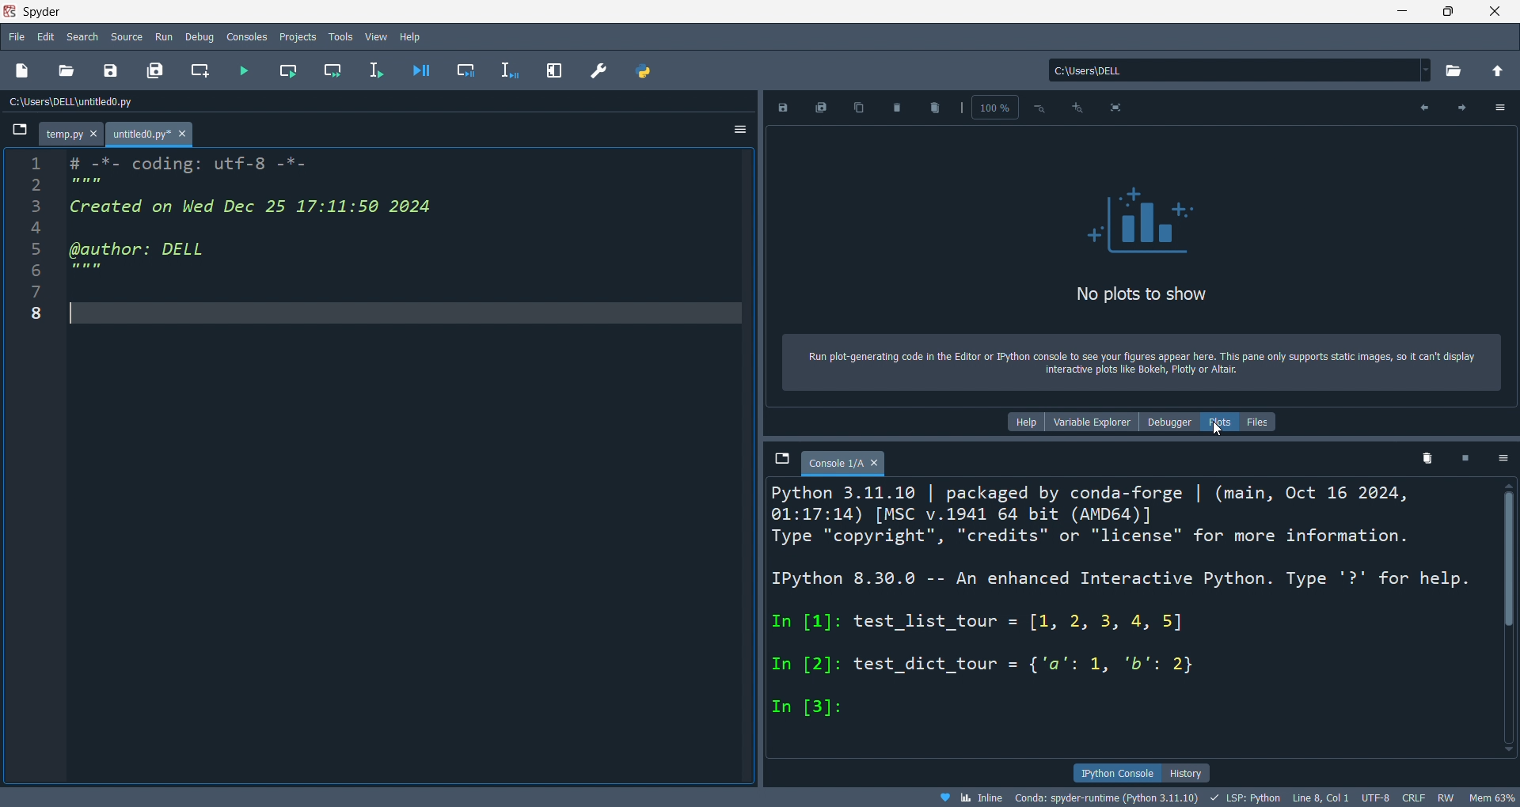  I want to click on file, so click(17, 39).